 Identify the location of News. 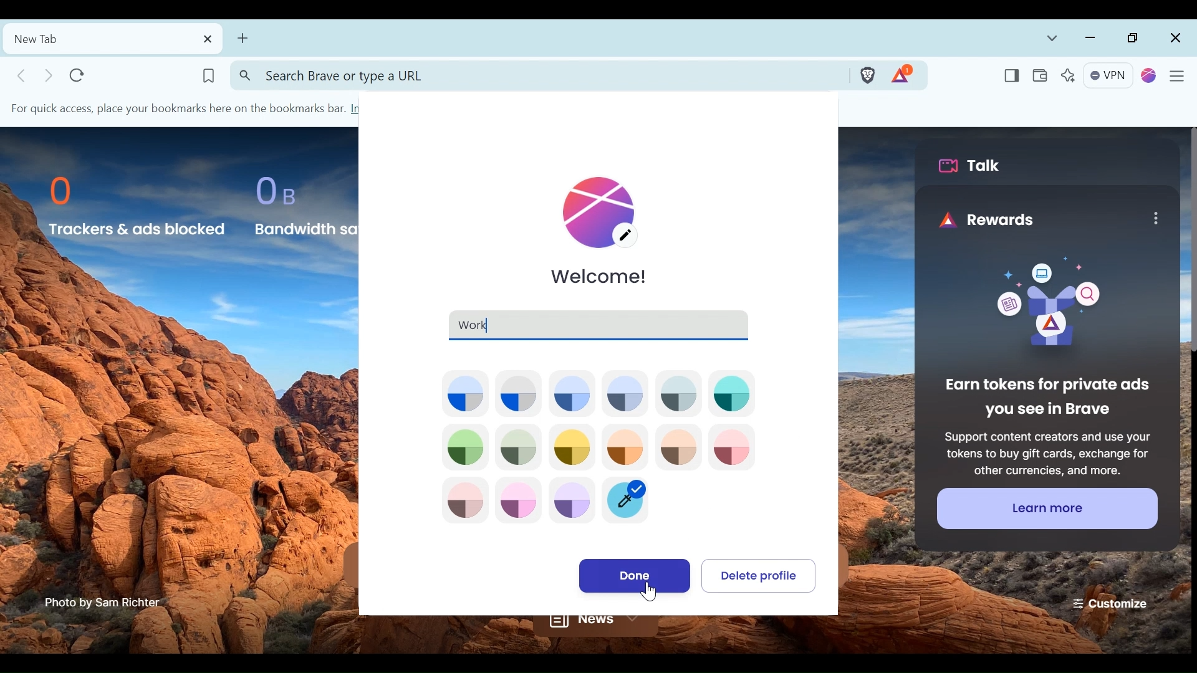
(594, 626).